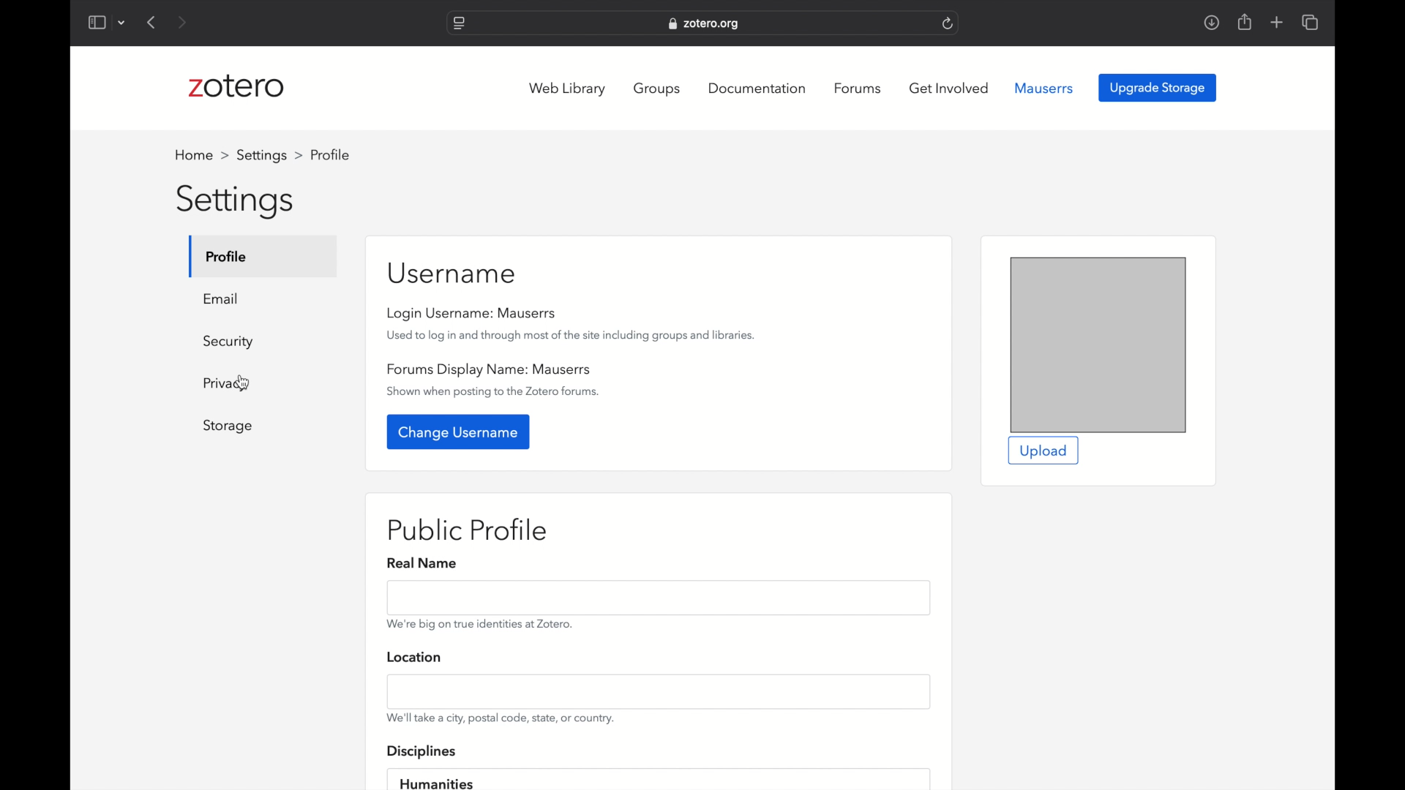 Image resolution: width=1405 pixels, height=790 pixels. Describe the element at coordinates (858, 89) in the screenshot. I see `forums` at that location.